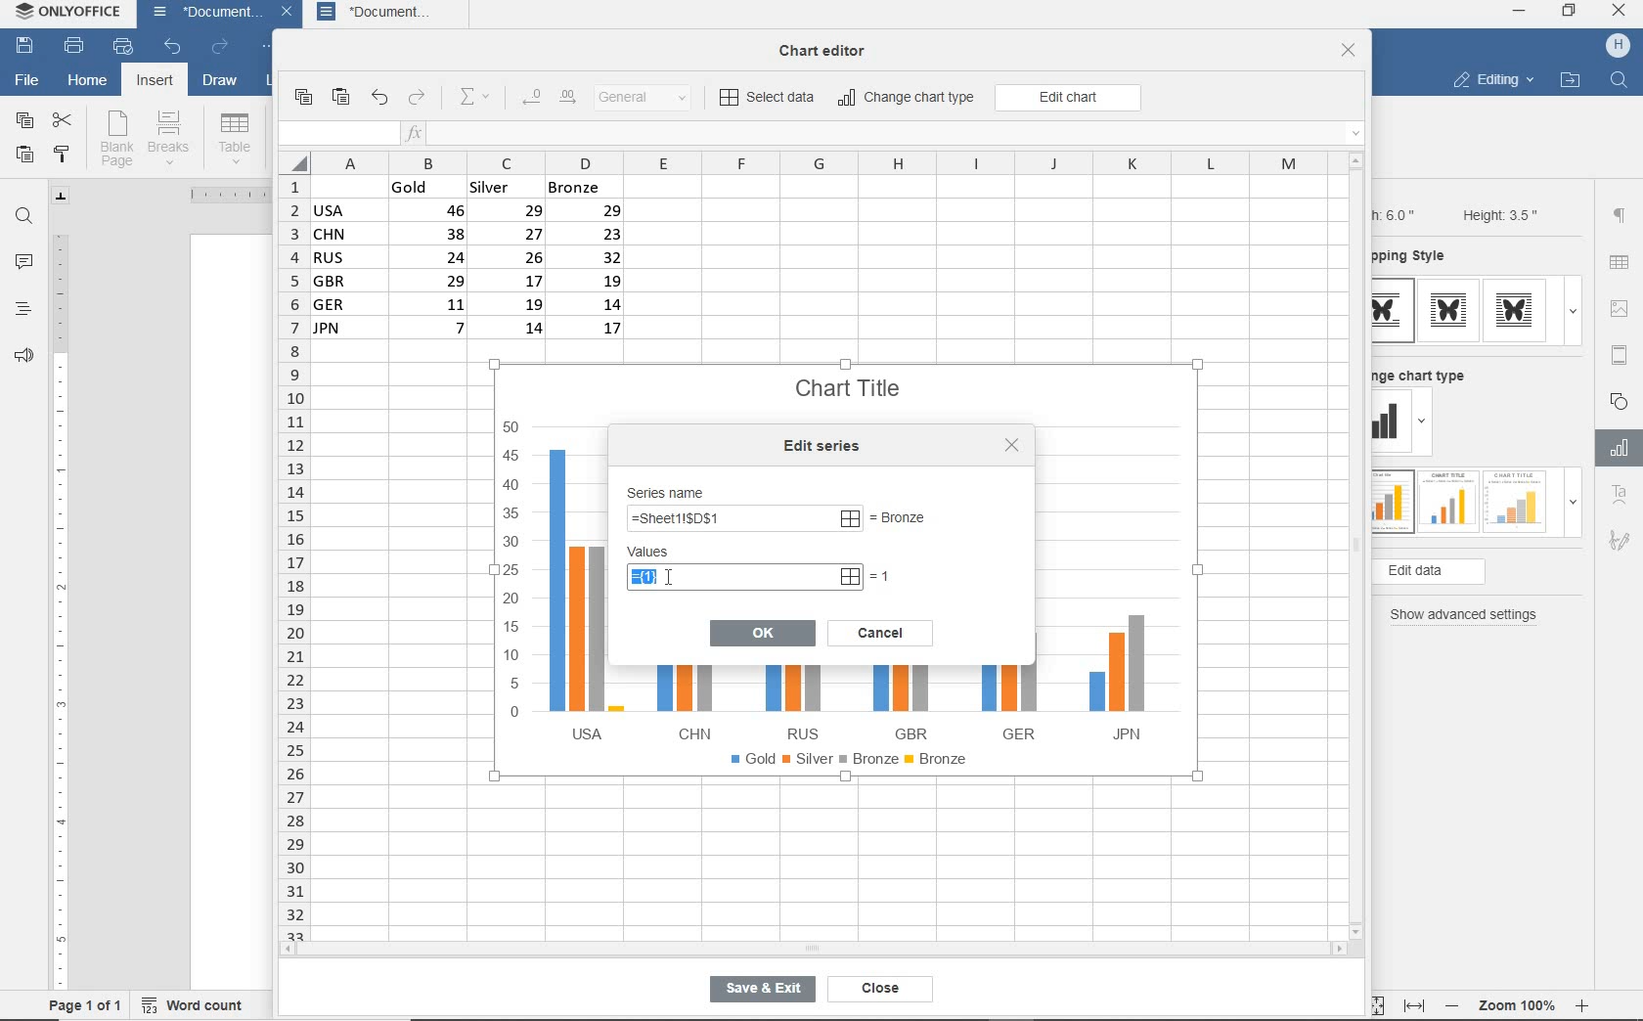 This screenshot has height=1021, width=1643. Describe the element at coordinates (24, 156) in the screenshot. I see `paste` at that location.